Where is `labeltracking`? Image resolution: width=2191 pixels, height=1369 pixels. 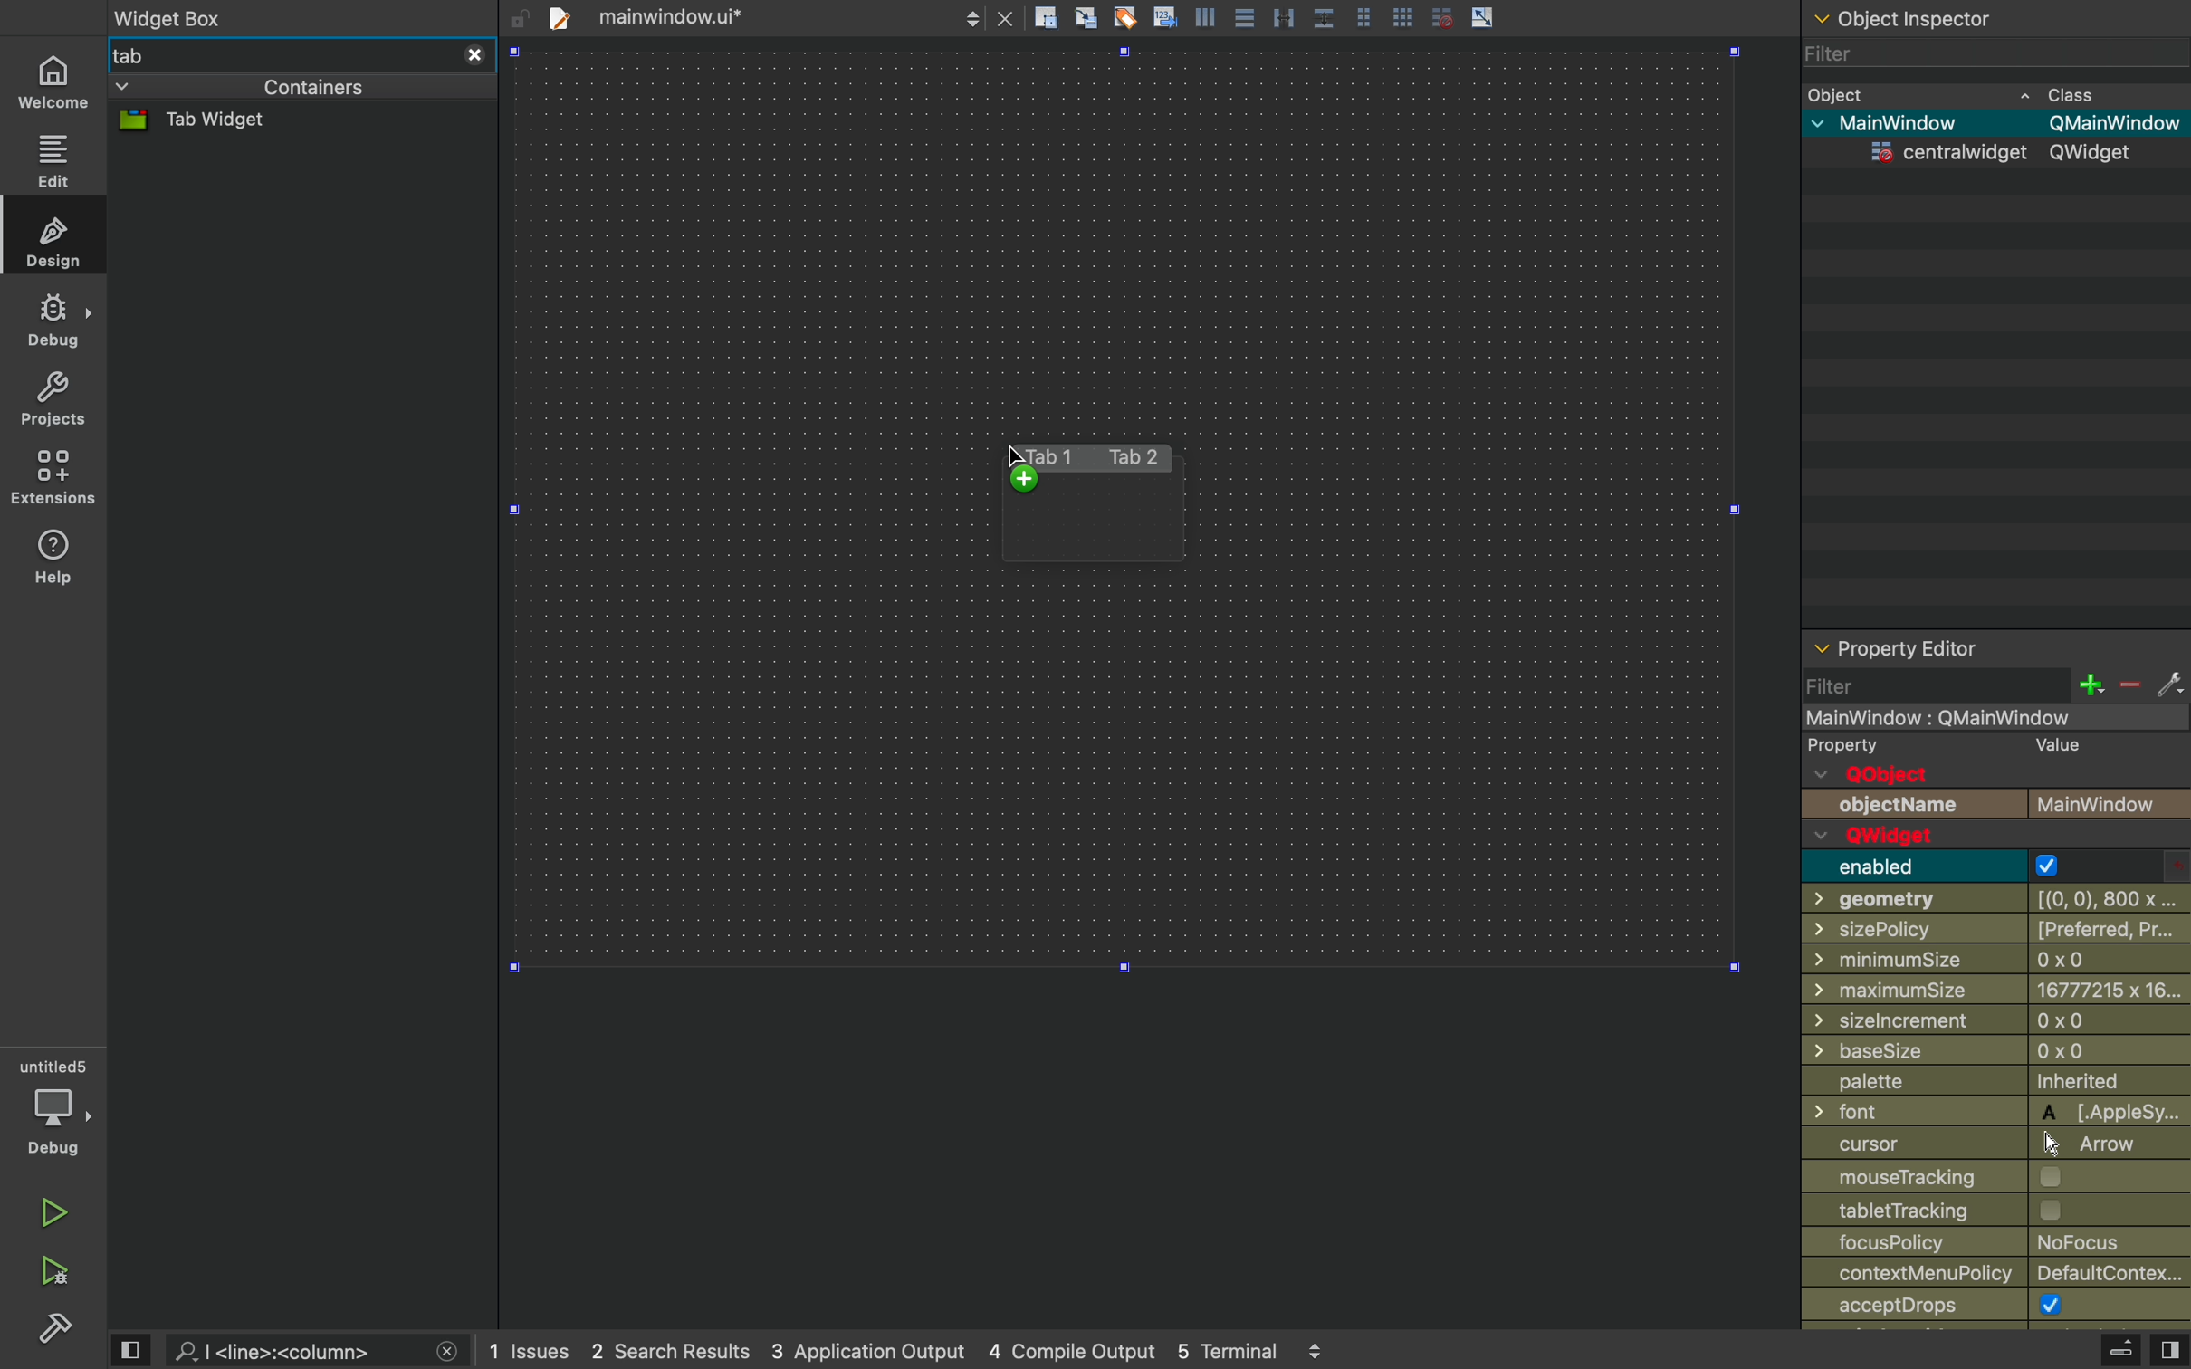 labeltracking is located at coordinates (1998, 1212).